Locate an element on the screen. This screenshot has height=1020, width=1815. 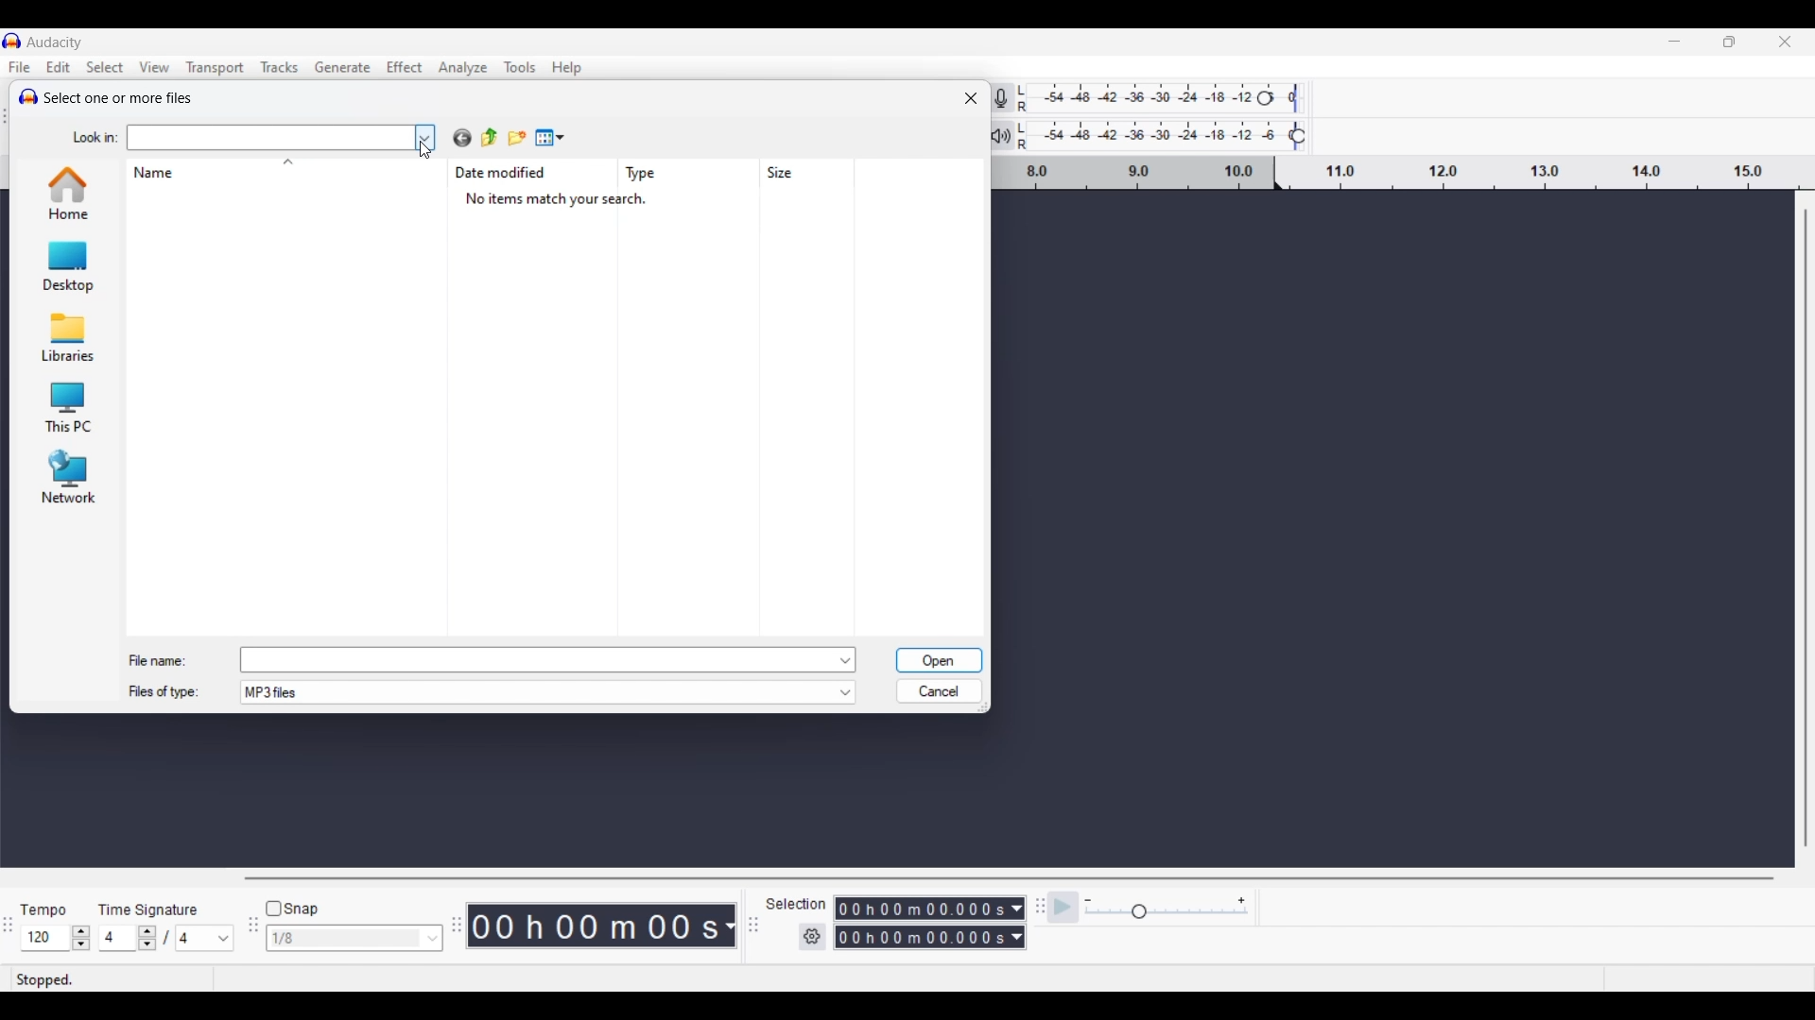
Time Signature is located at coordinates (152, 906).